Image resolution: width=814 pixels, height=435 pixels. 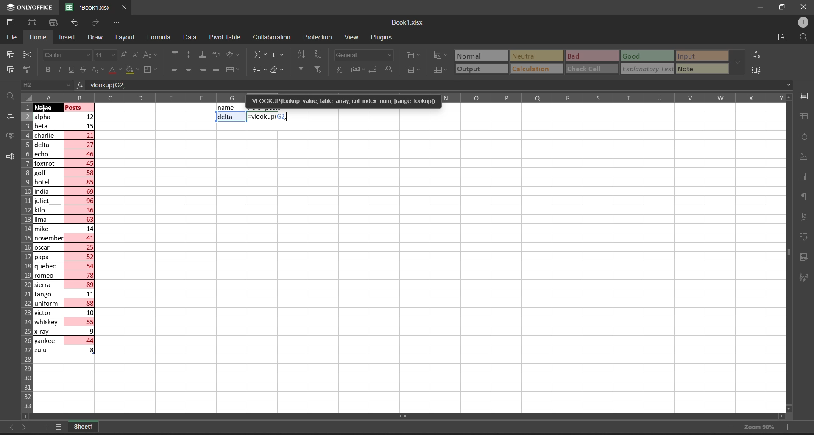 What do you see at coordinates (84, 427) in the screenshot?
I see `sheet1` at bounding box center [84, 427].